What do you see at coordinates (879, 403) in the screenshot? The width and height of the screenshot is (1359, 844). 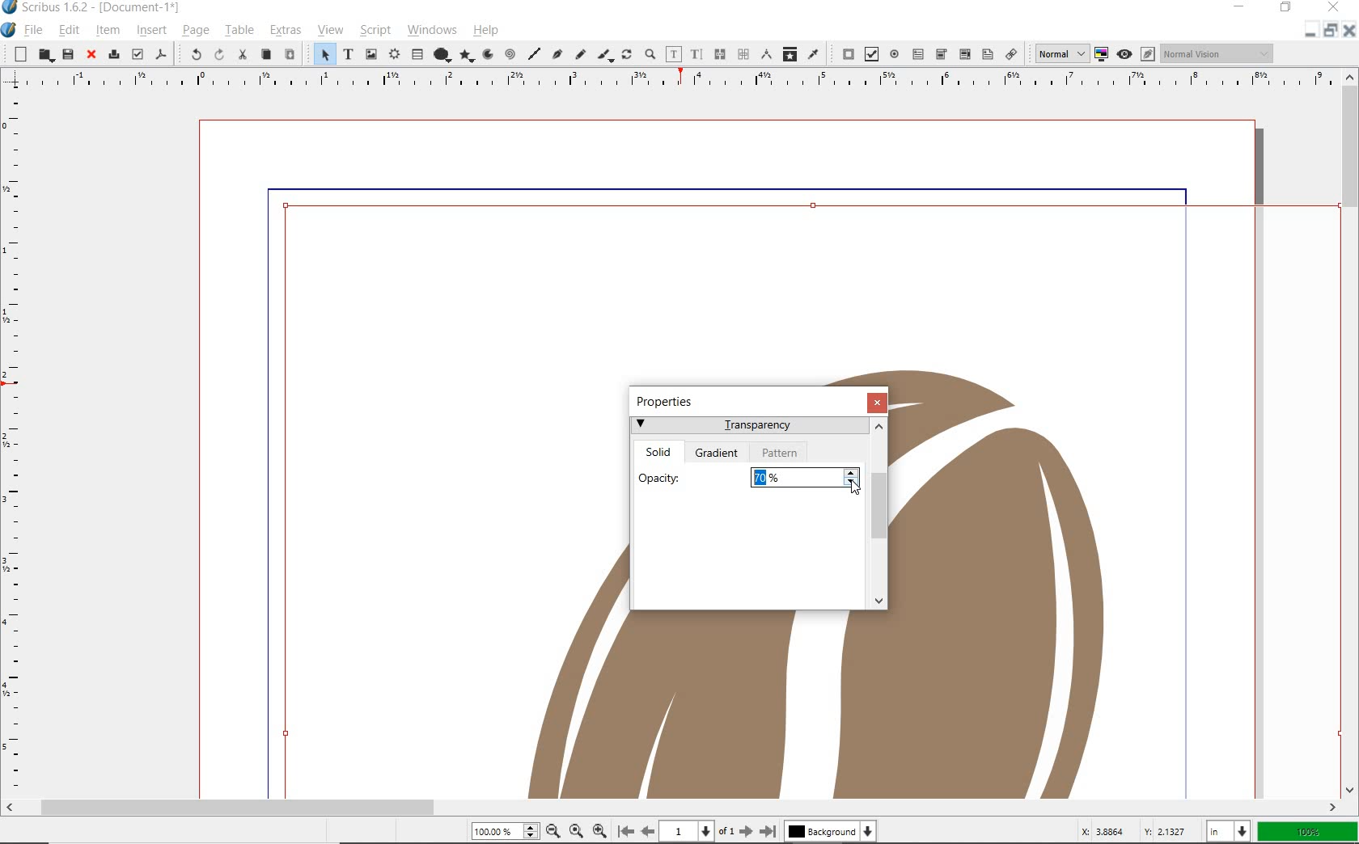 I see `close` at bounding box center [879, 403].